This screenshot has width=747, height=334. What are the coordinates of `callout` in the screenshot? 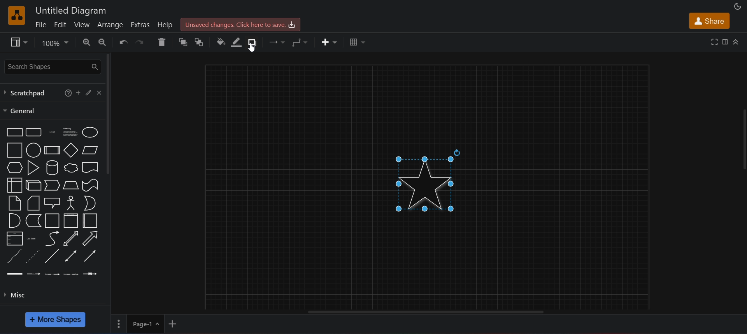 It's located at (52, 203).